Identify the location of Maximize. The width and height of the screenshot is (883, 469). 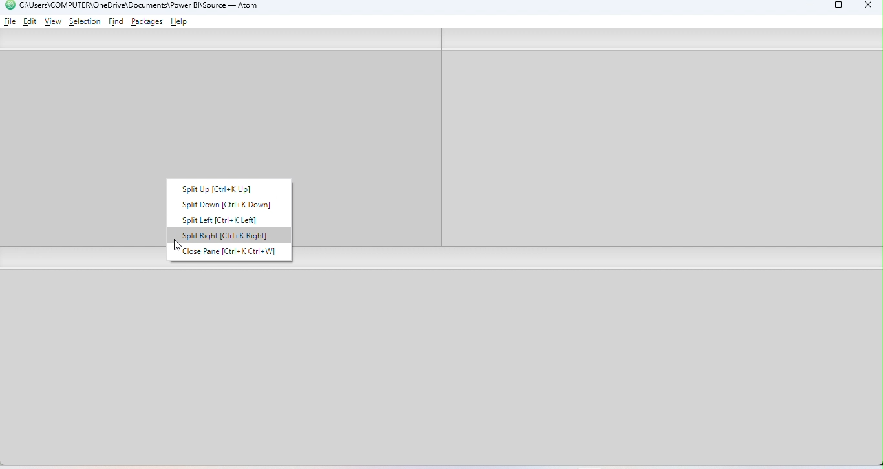
(839, 7).